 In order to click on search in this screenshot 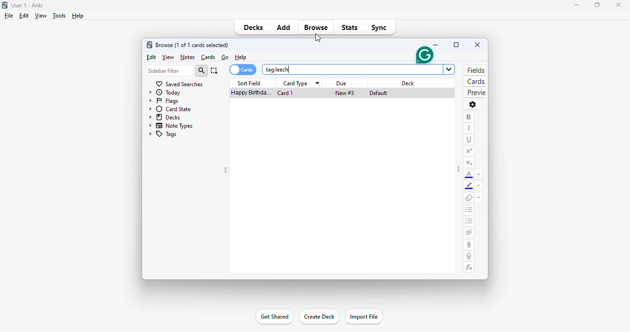, I will do `click(202, 71)`.